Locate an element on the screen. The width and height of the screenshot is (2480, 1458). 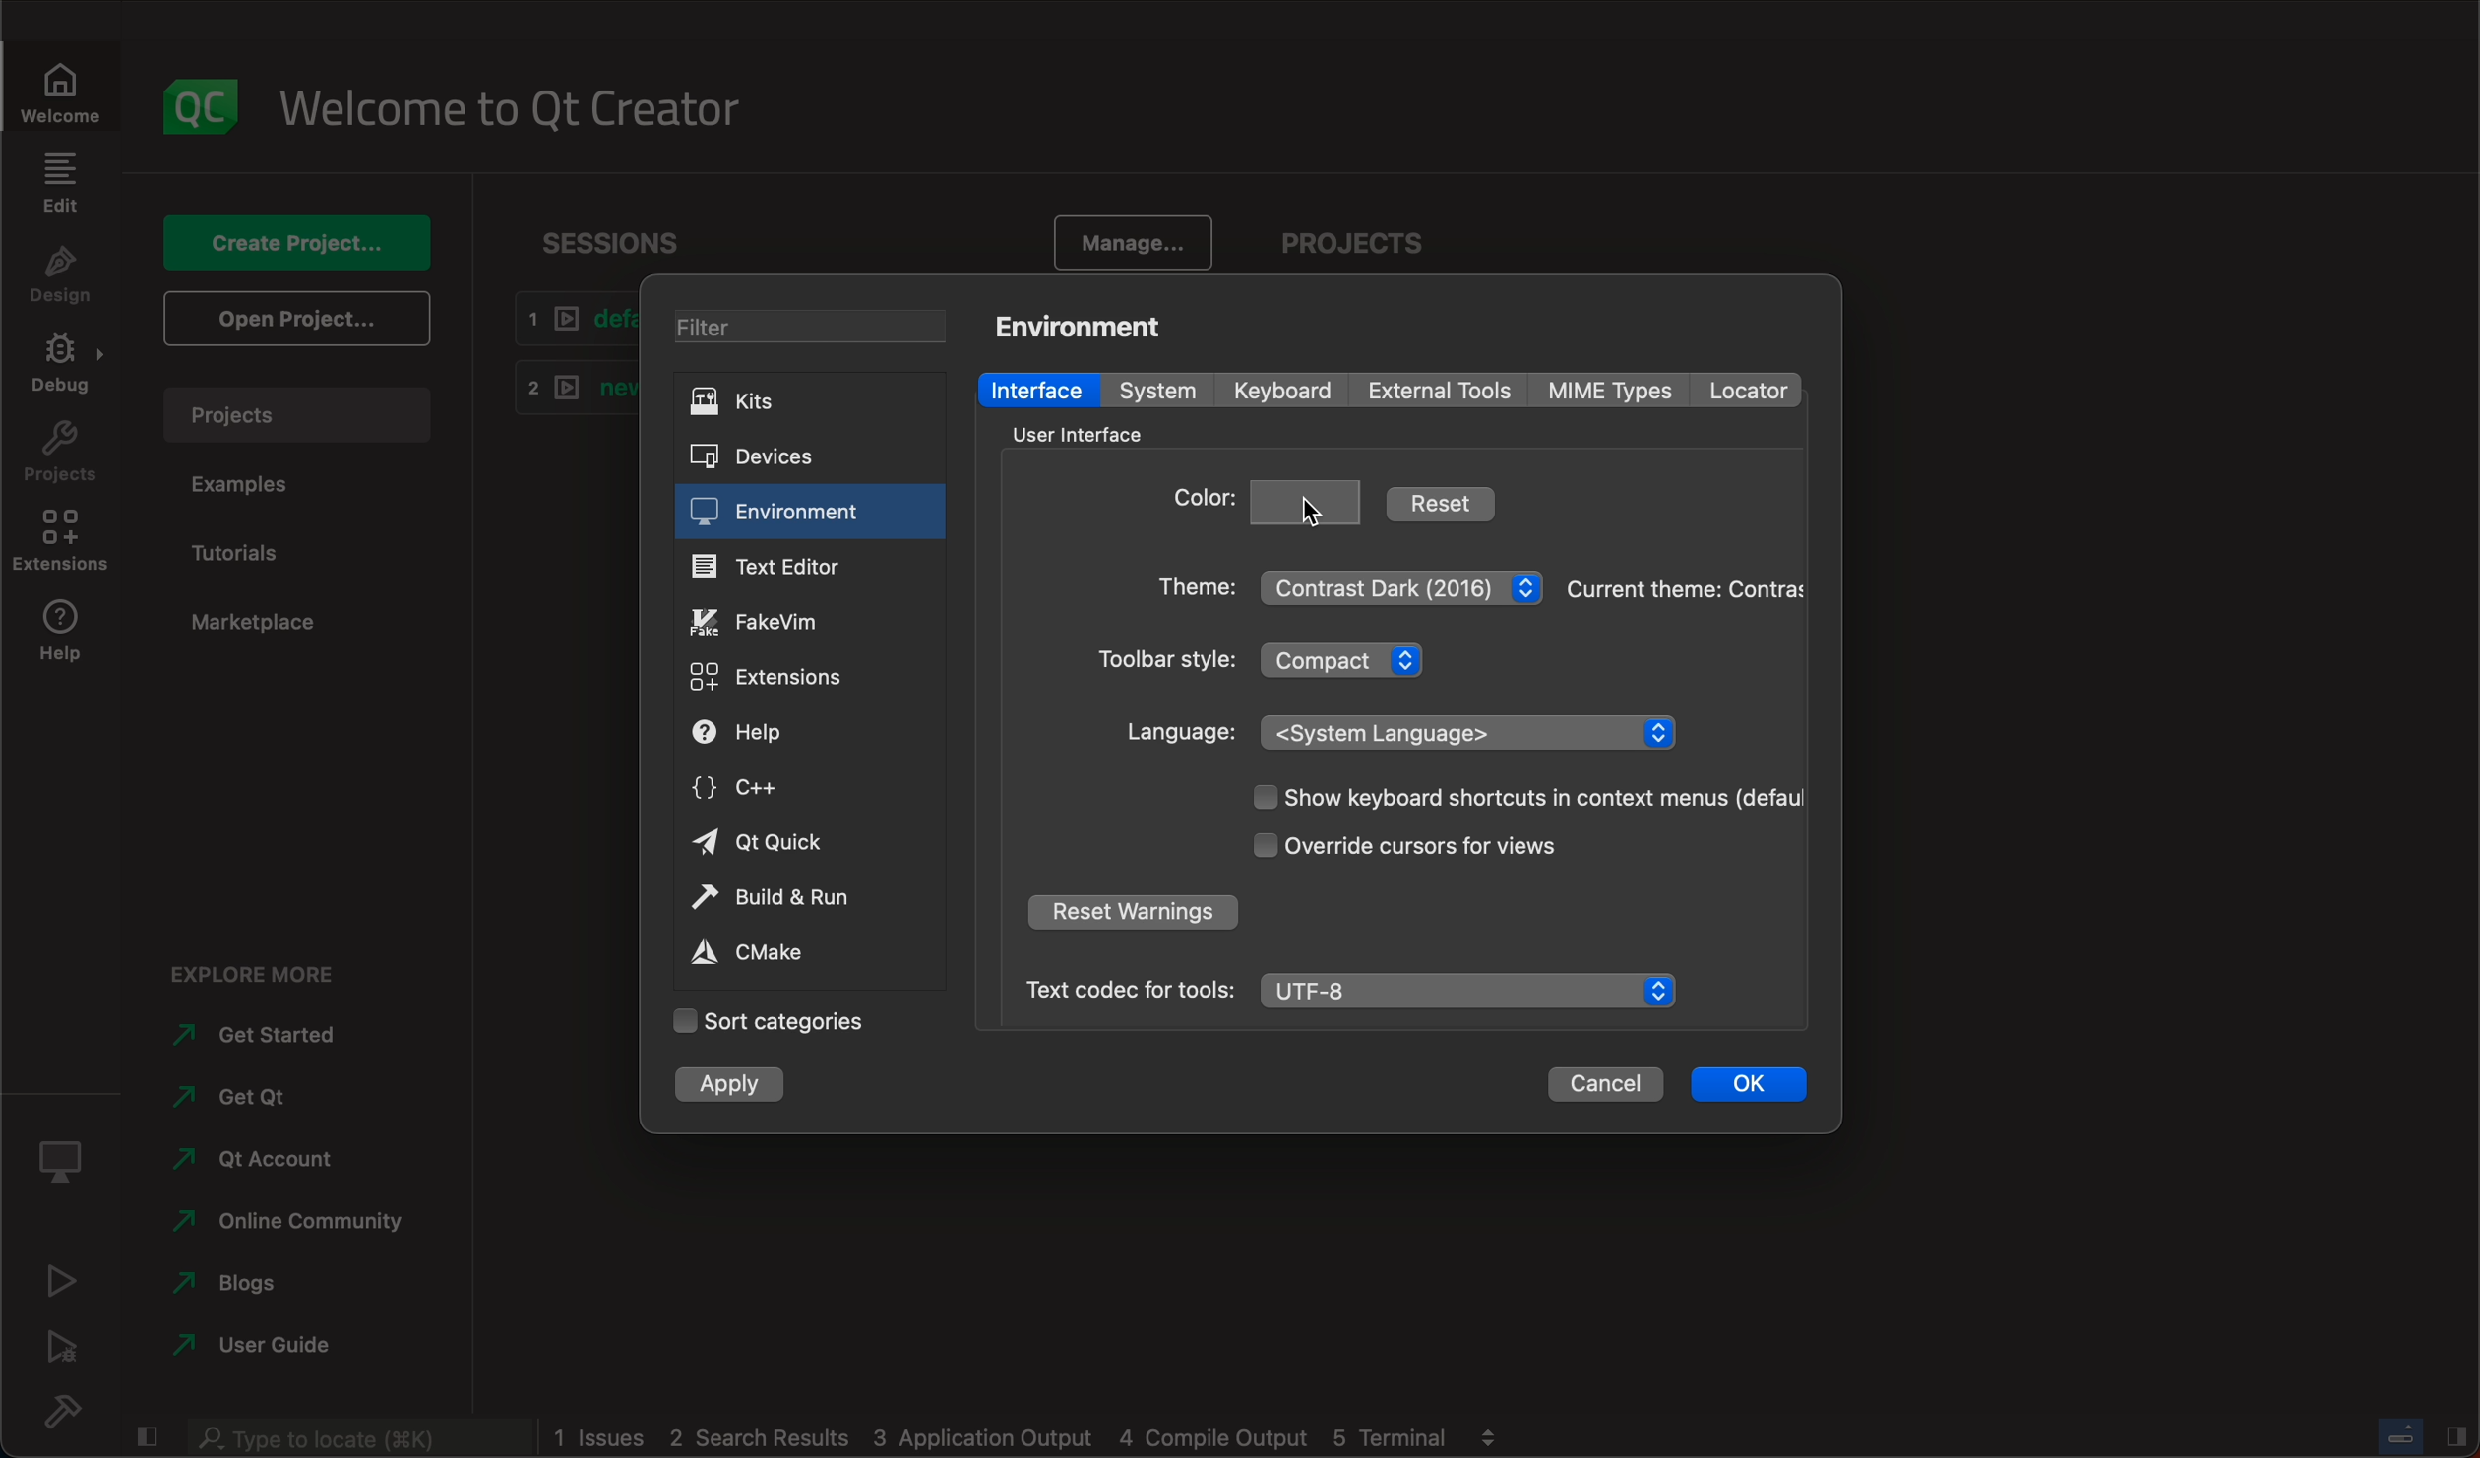
reset warnings is located at coordinates (1131, 915).